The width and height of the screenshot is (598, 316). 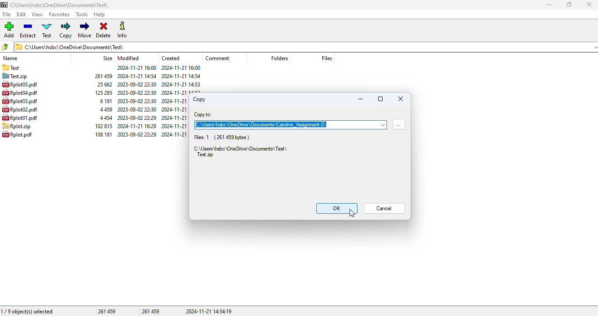 I want to click on modified date & time, so click(x=137, y=134).